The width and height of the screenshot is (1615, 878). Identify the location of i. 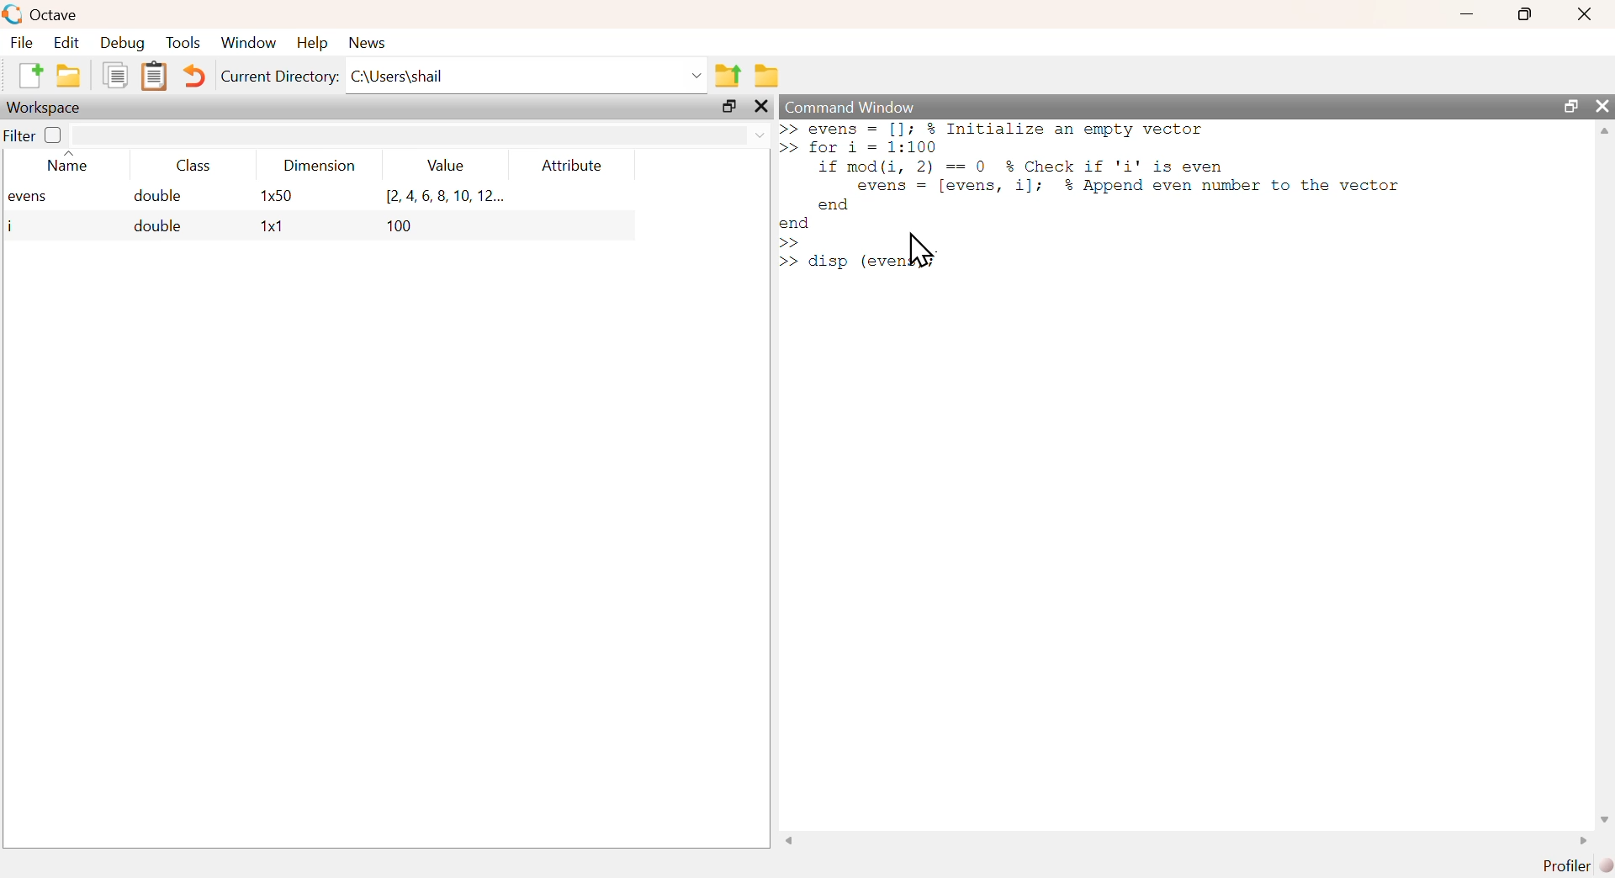
(13, 226).